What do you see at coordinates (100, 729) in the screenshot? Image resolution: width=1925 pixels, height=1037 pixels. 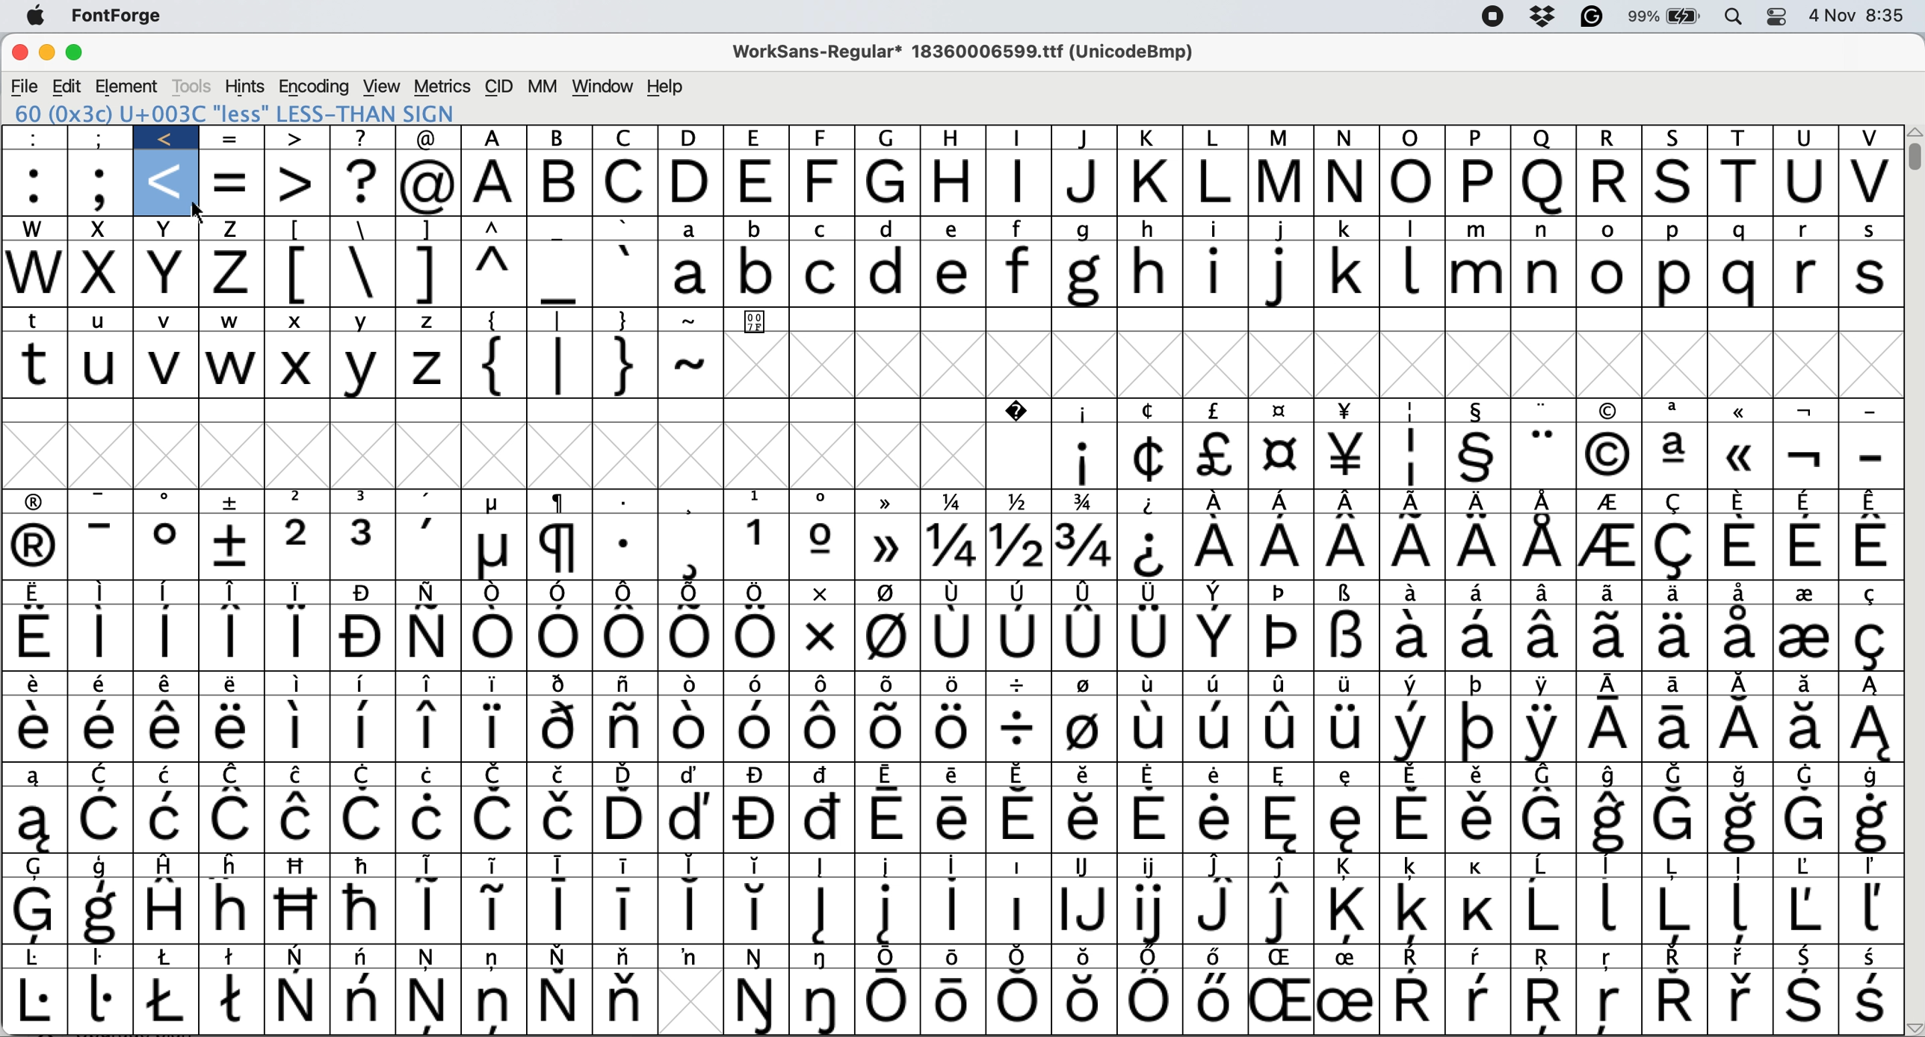 I see `Symbol` at bounding box center [100, 729].